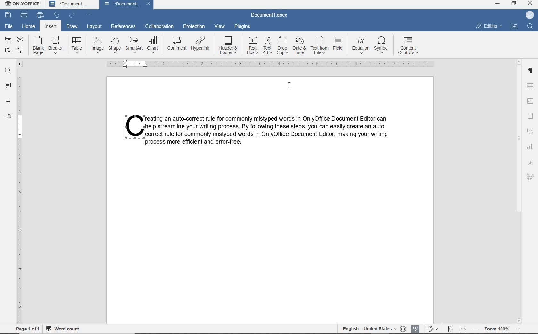 This screenshot has width=538, height=334. Describe the element at coordinates (531, 162) in the screenshot. I see `text art` at that location.